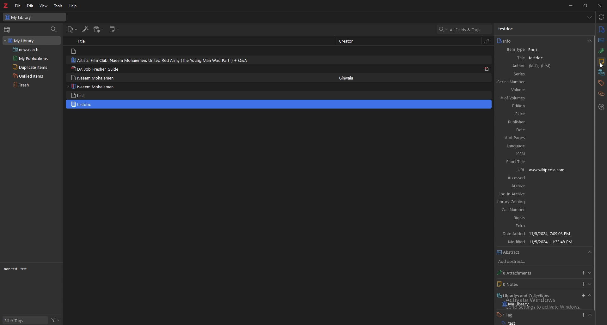 The width and height of the screenshot is (607, 325). I want to click on new item, so click(72, 30).